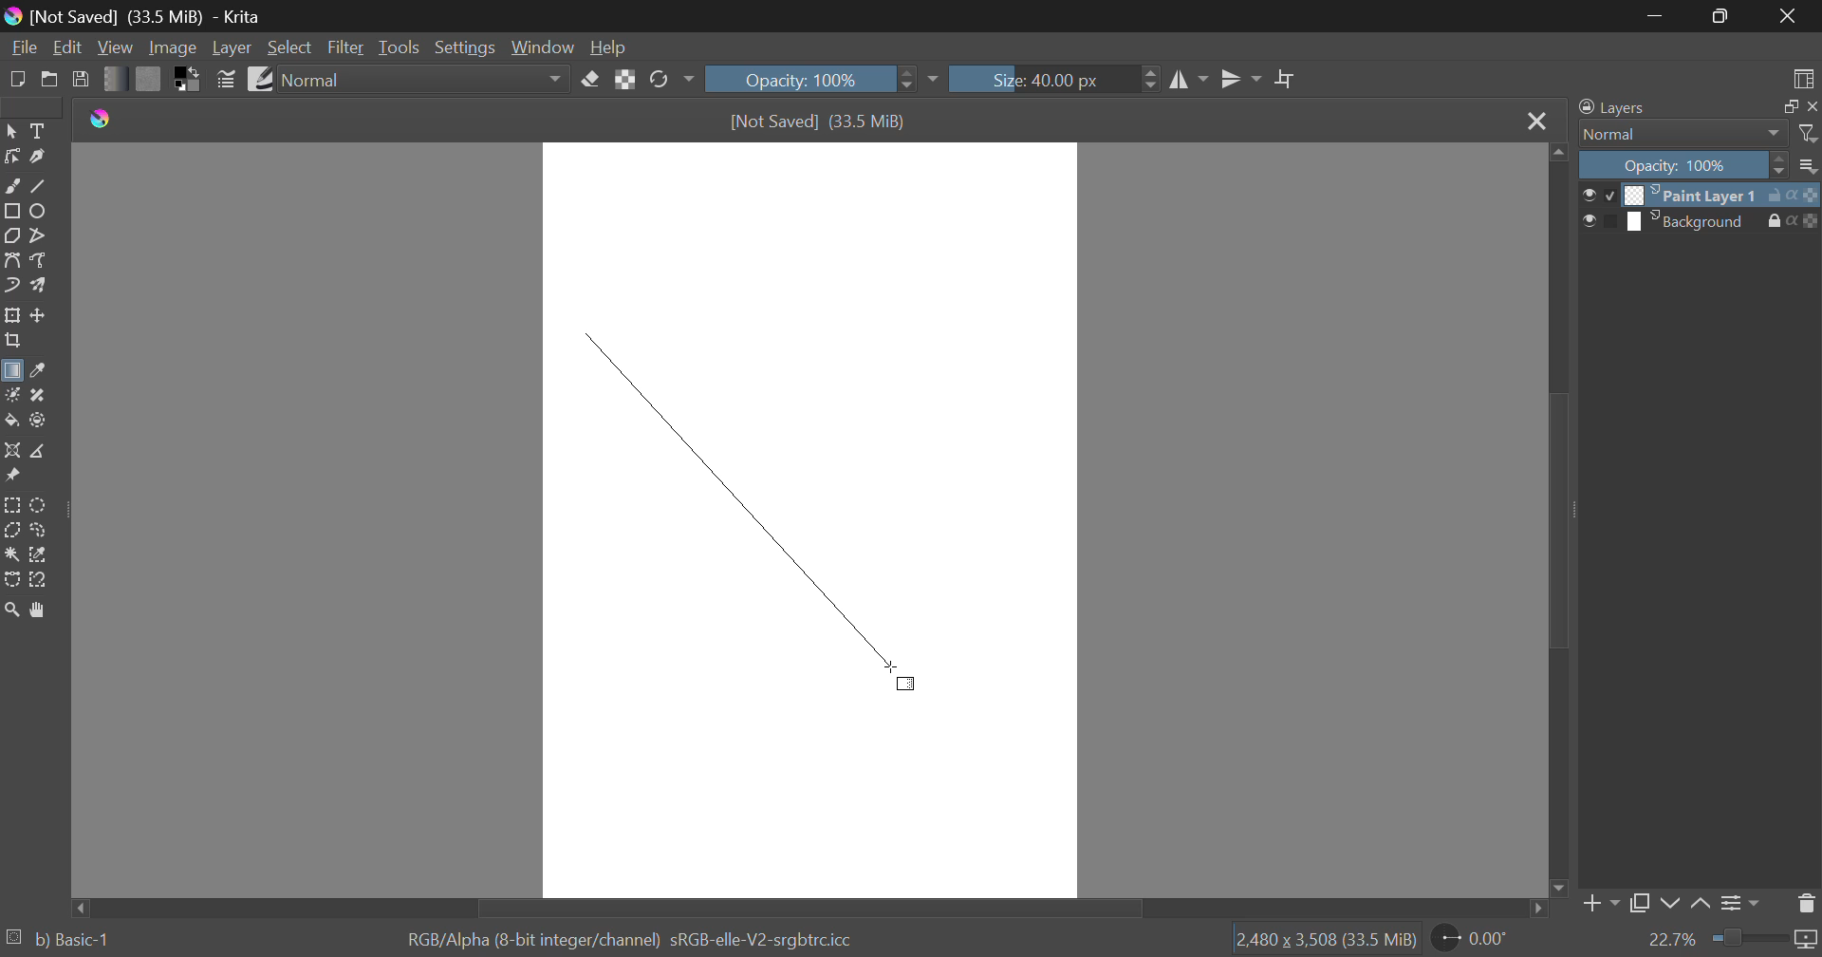 The height and width of the screenshot is (957, 1822). What do you see at coordinates (11, 532) in the screenshot?
I see `Polygon Selection` at bounding box center [11, 532].